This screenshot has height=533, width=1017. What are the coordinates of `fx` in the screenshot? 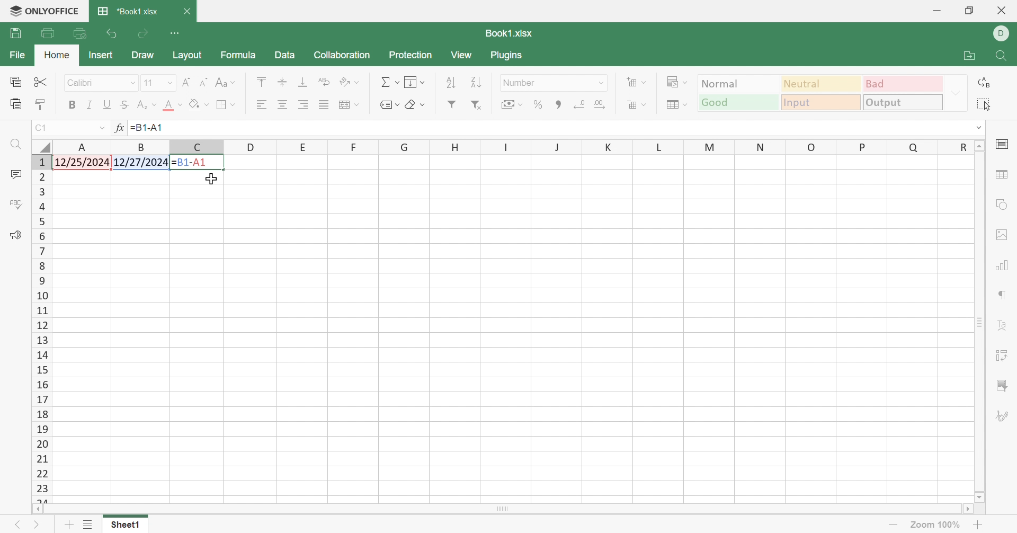 It's located at (119, 128).